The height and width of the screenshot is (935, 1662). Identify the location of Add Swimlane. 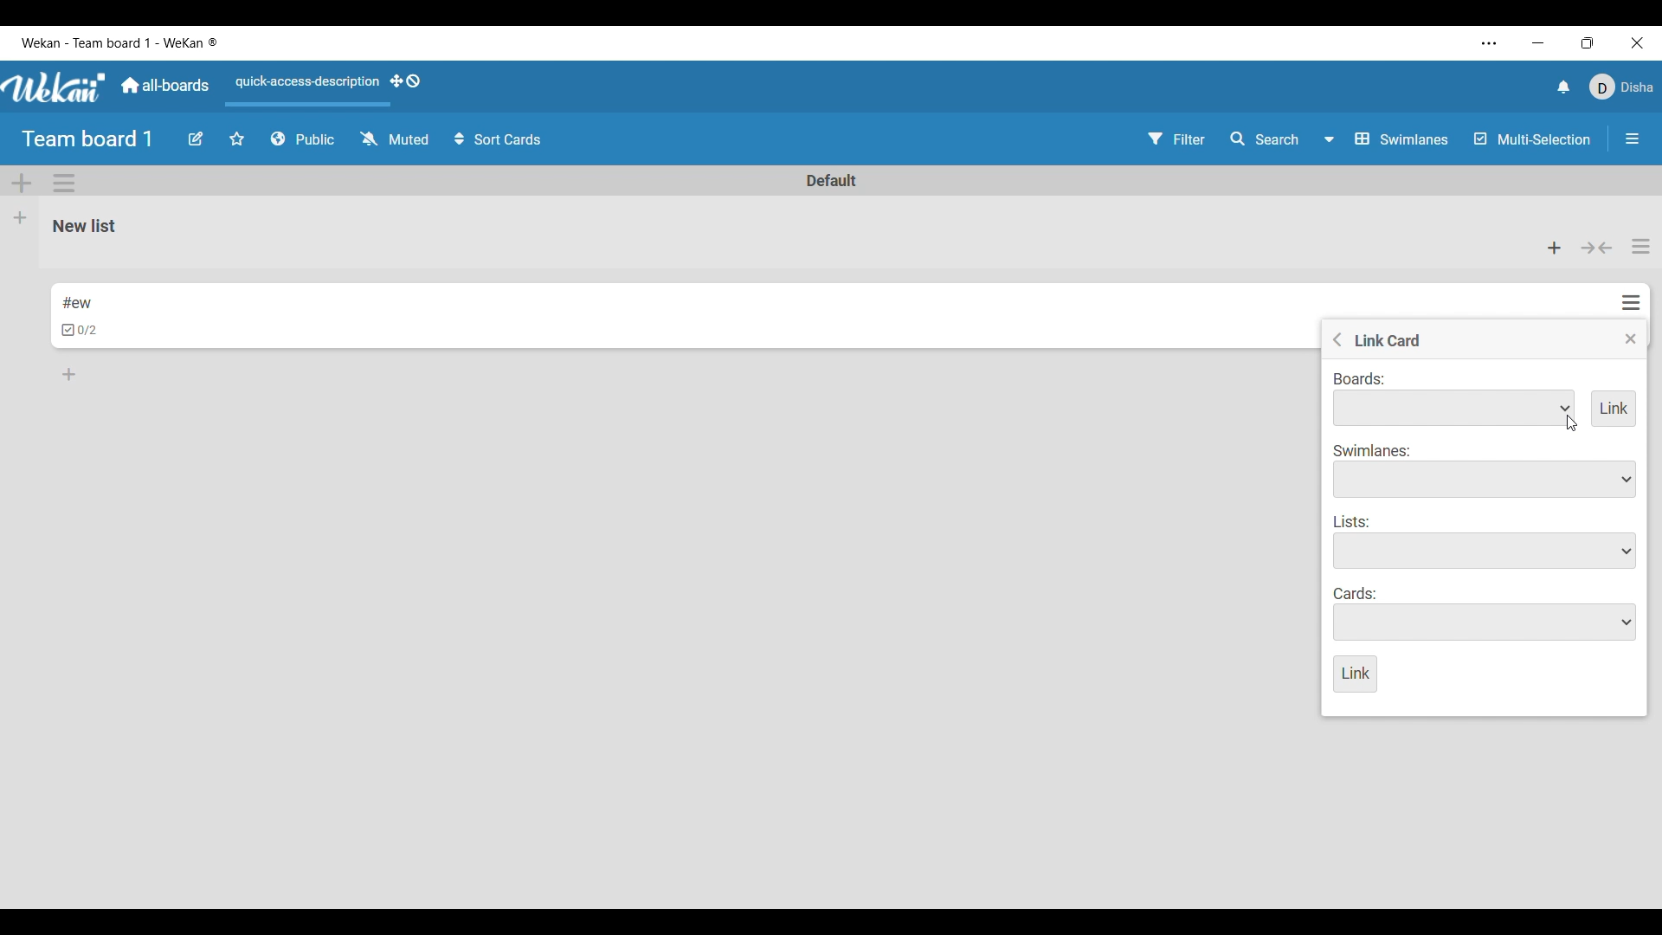
(23, 184).